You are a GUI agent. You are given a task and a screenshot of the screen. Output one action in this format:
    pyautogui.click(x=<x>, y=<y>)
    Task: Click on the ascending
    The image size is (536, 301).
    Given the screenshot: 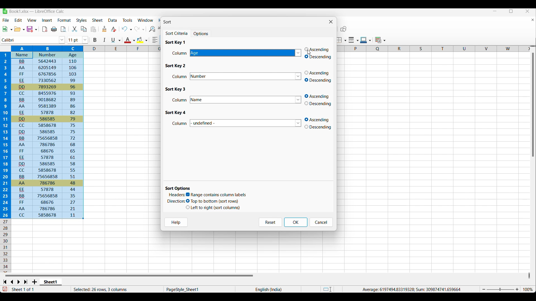 What is the action you would take?
    pyautogui.click(x=317, y=49)
    